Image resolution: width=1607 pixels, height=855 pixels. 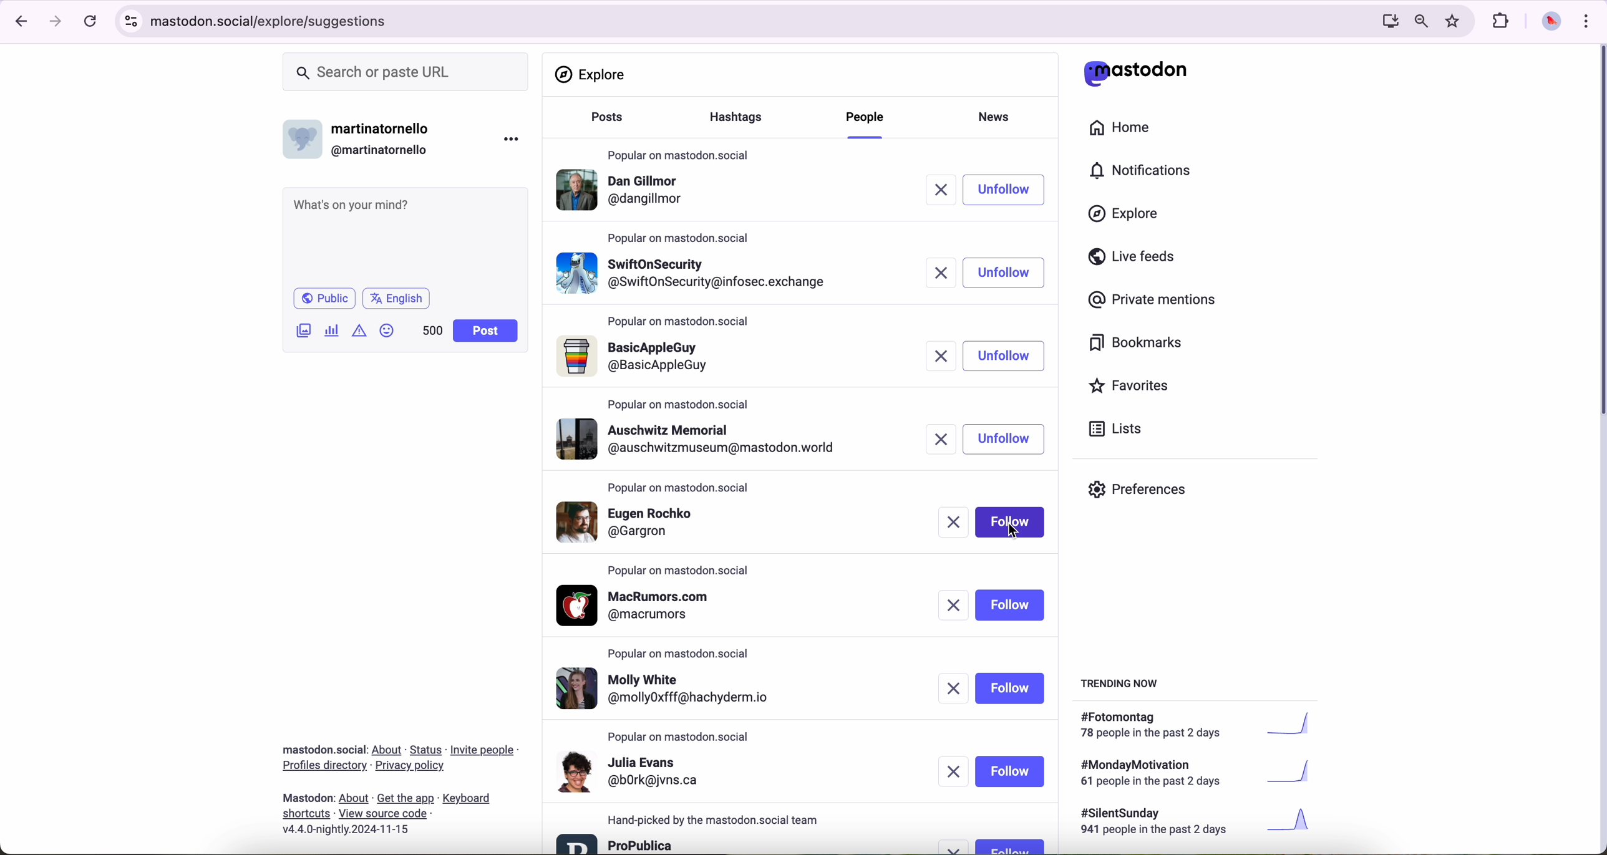 What do you see at coordinates (1420, 20) in the screenshot?
I see `zoom out` at bounding box center [1420, 20].